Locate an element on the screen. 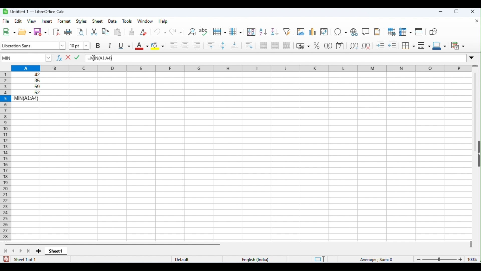  decrease indent is located at coordinates (393, 45).